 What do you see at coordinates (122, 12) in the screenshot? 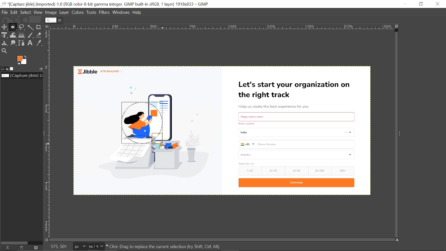
I see `Windows` at bounding box center [122, 12].